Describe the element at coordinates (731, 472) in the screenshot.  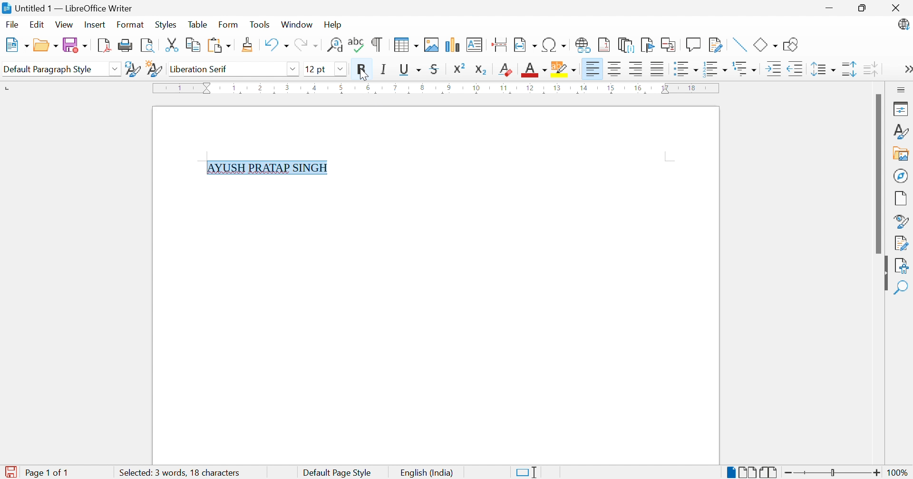
I see `Single-page View` at that location.